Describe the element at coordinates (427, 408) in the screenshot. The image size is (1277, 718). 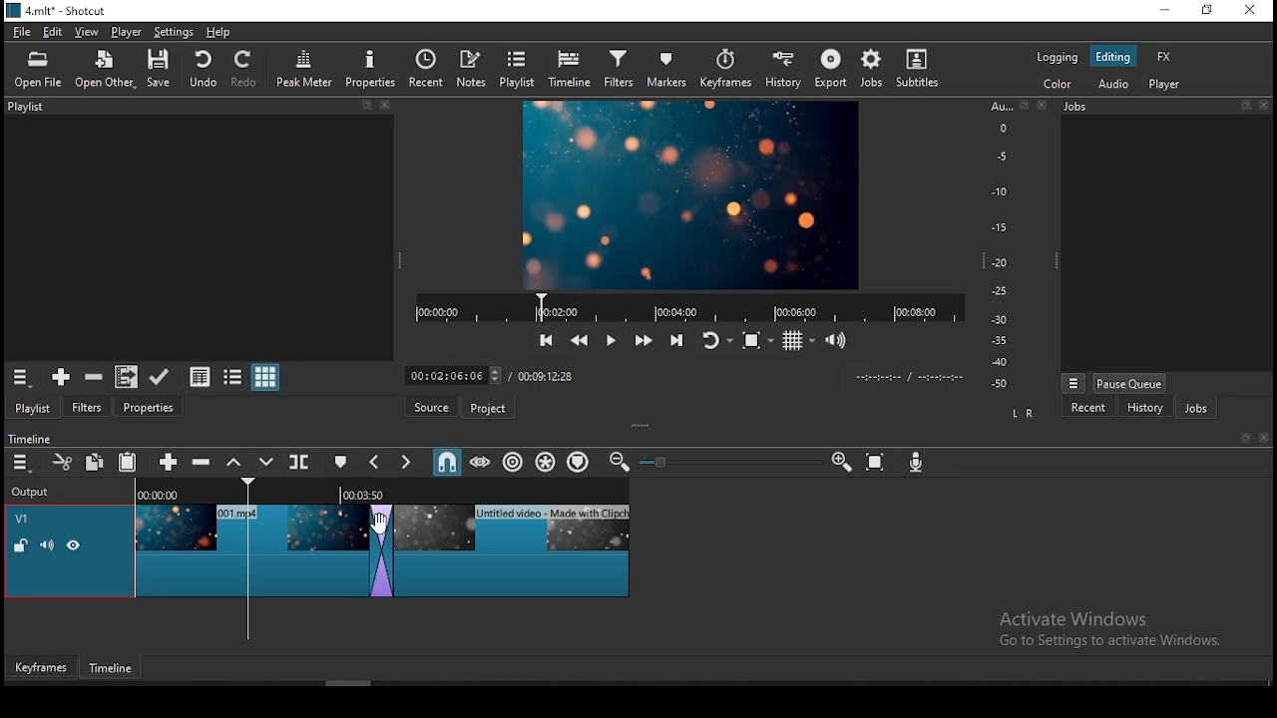
I see `source` at that location.